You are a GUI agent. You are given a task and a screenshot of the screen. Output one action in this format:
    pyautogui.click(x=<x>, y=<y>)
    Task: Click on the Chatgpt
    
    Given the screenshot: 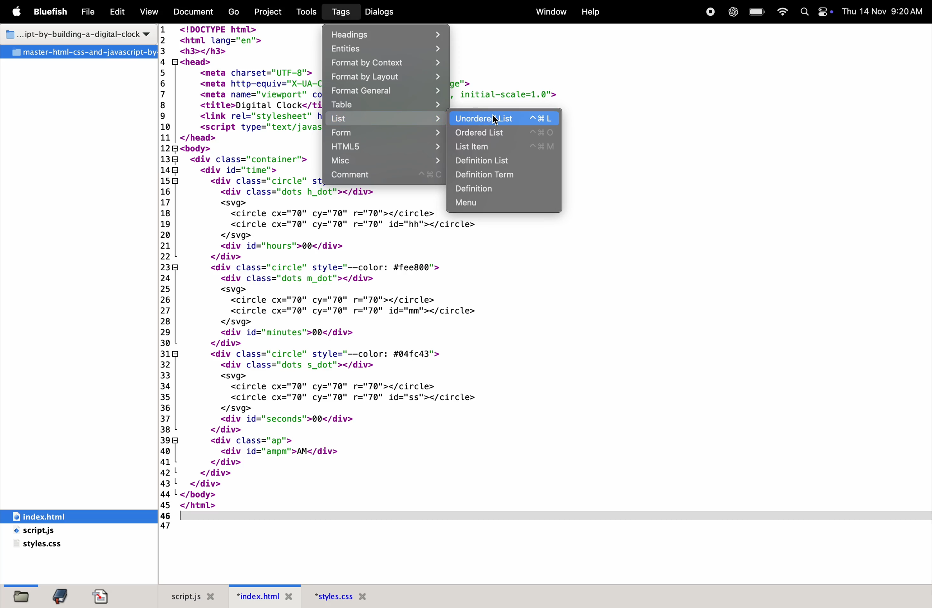 What is the action you would take?
    pyautogui.click(x=731, y=13)
    